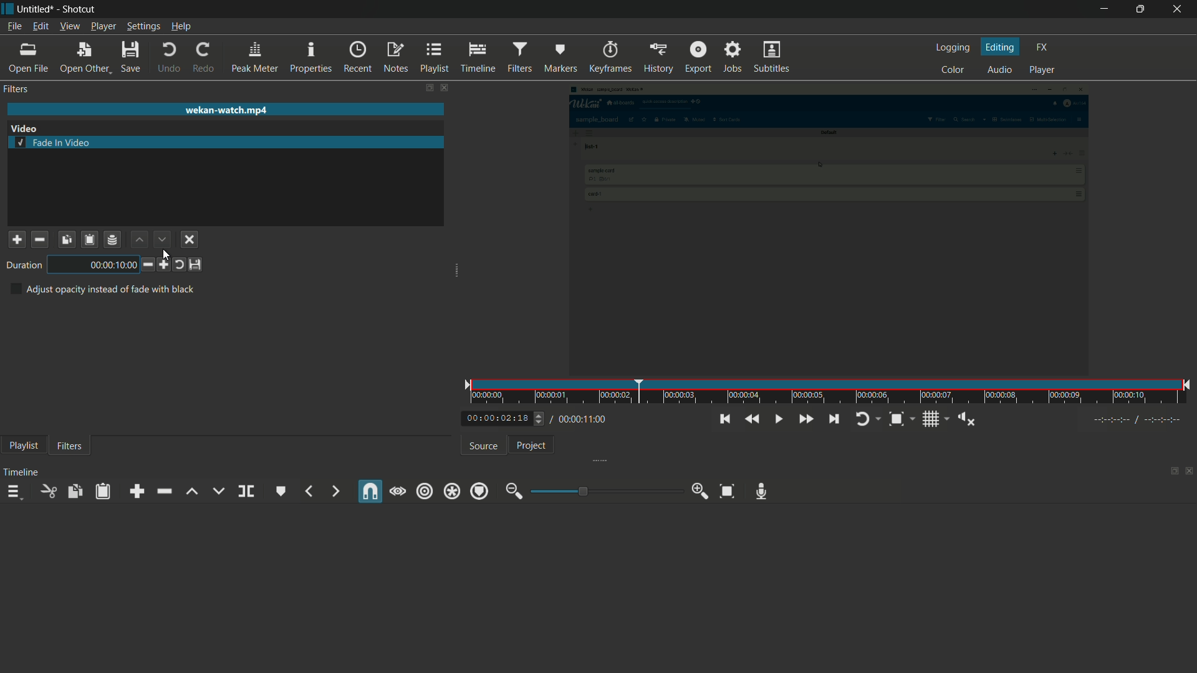  What do you see at coordinates (95, 265) in the screenshot?
I see `10` at bounding box center [95, 265].